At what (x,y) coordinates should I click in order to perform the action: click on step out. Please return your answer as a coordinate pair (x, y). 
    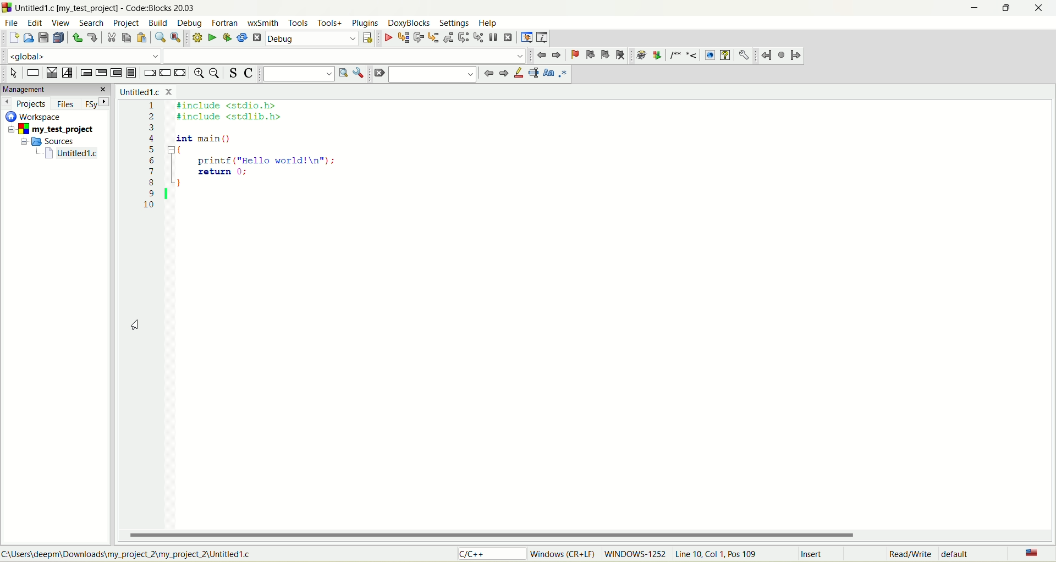
    Looking at the image, I should click on (447, 38).